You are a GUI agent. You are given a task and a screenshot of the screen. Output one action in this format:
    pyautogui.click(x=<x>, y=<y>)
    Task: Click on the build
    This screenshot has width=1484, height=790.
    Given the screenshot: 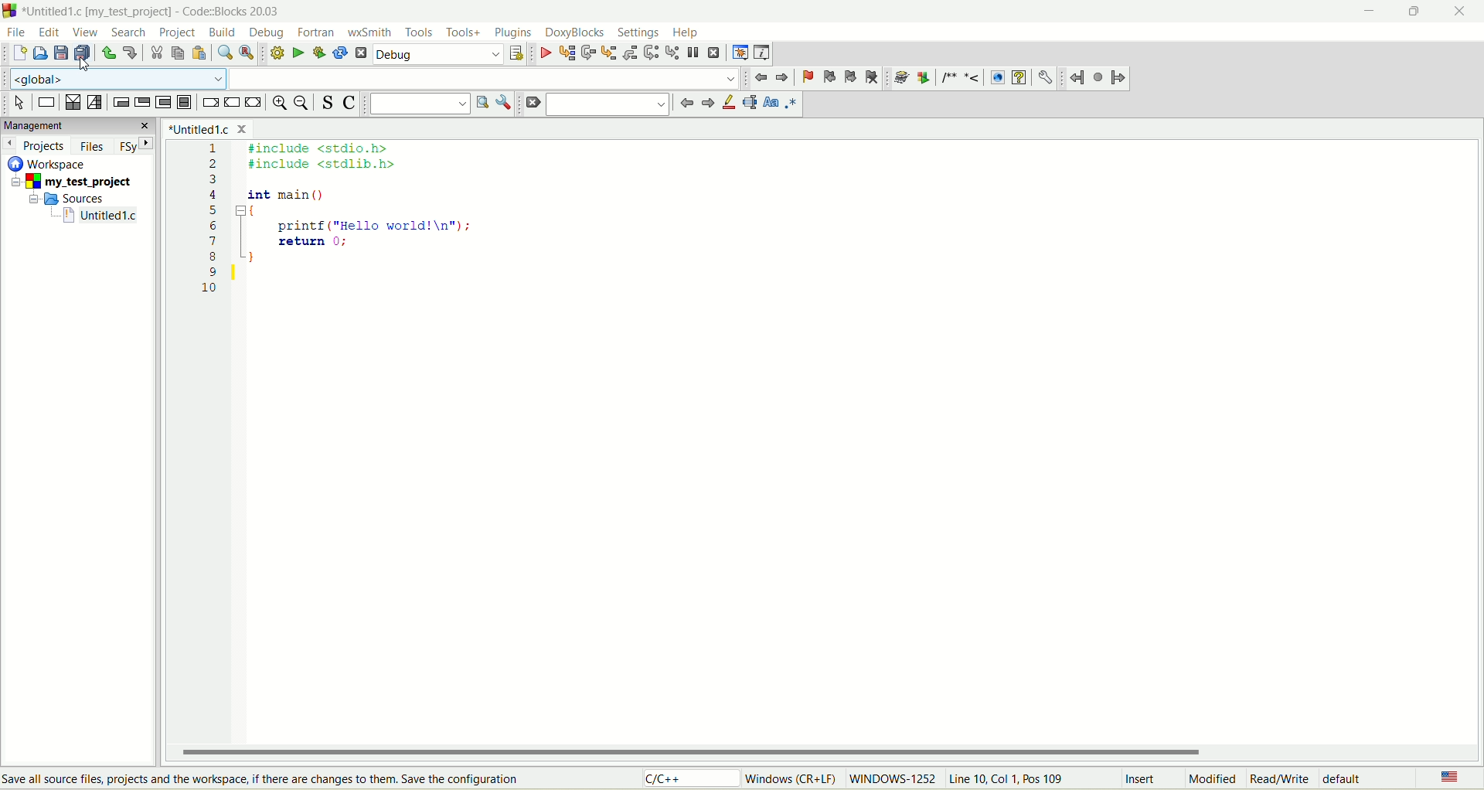 What is the action you would take?
    pyautogui.click(x=274, y=53)
    